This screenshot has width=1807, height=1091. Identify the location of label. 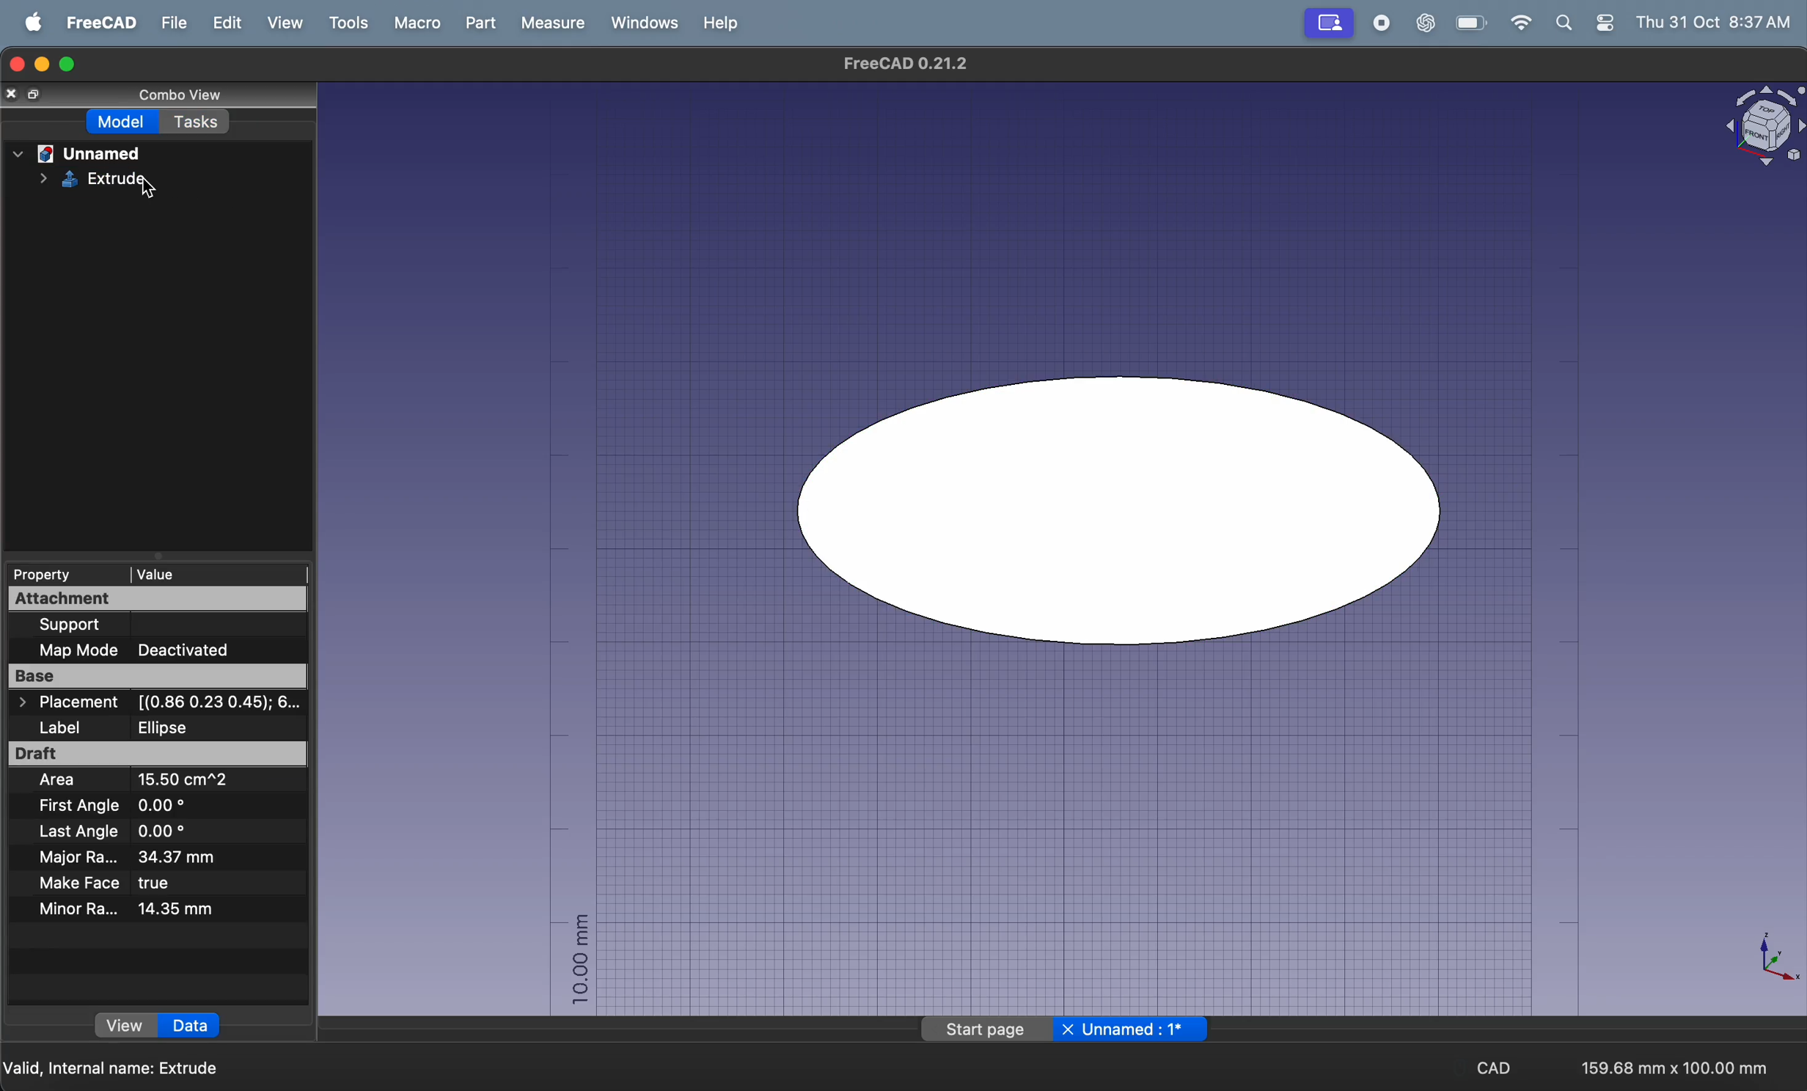
(155, 726).